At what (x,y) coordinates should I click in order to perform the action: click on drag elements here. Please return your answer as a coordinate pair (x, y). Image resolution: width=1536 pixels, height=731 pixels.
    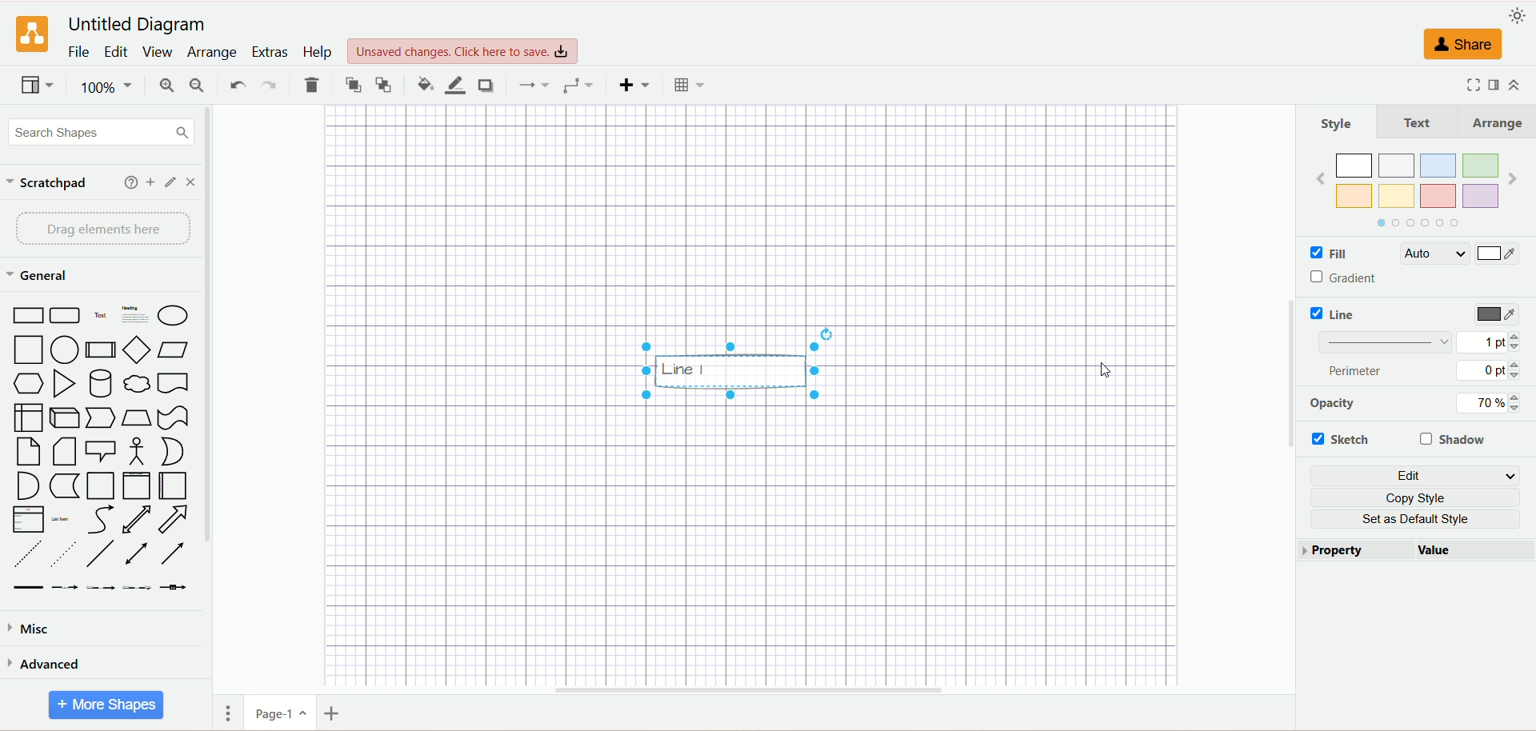
    Looking at the image, I should click on (102, 228).